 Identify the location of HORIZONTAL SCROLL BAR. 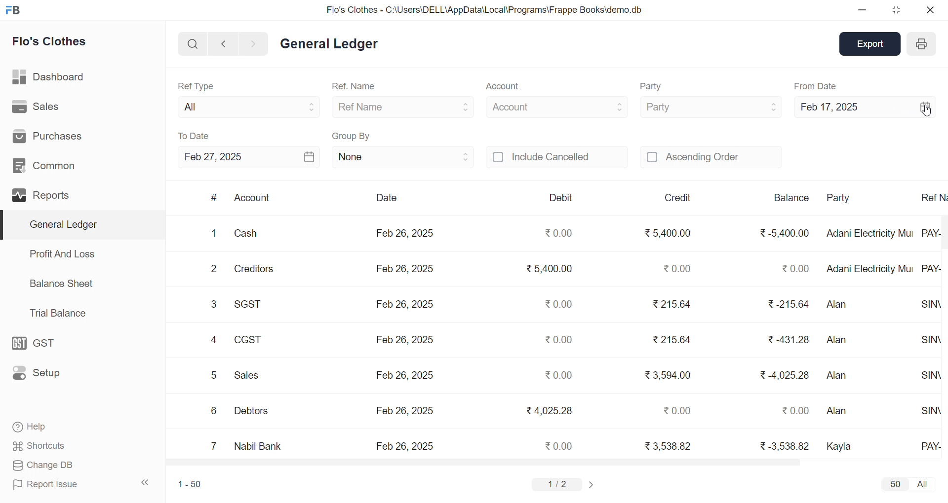
(546, 463).